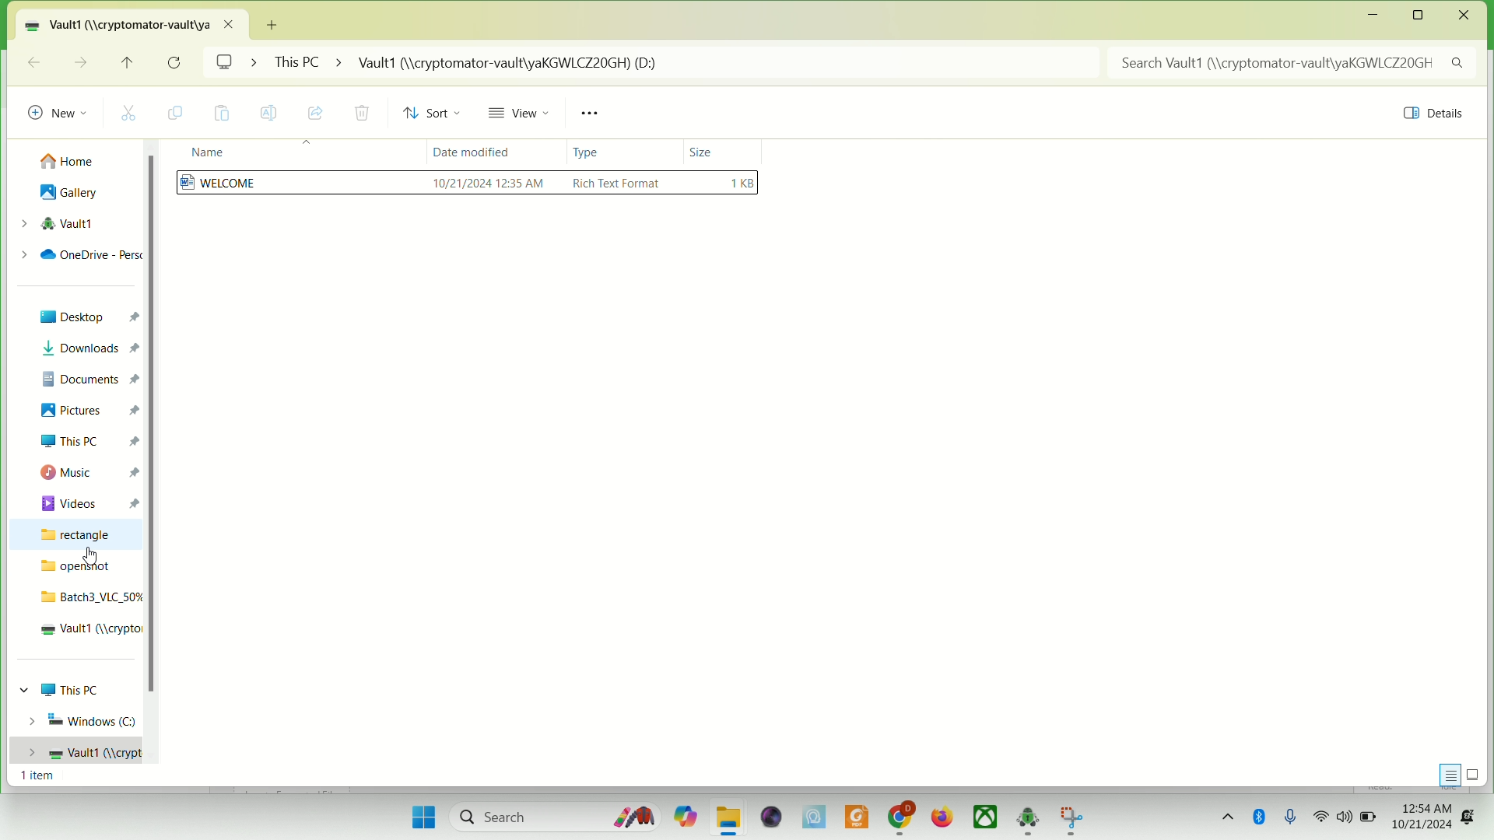 The width and height of the screenshot is (1494, 840). Describe the element at coordinates (73, 751) in the screenshot. I see `vault1` at that location.